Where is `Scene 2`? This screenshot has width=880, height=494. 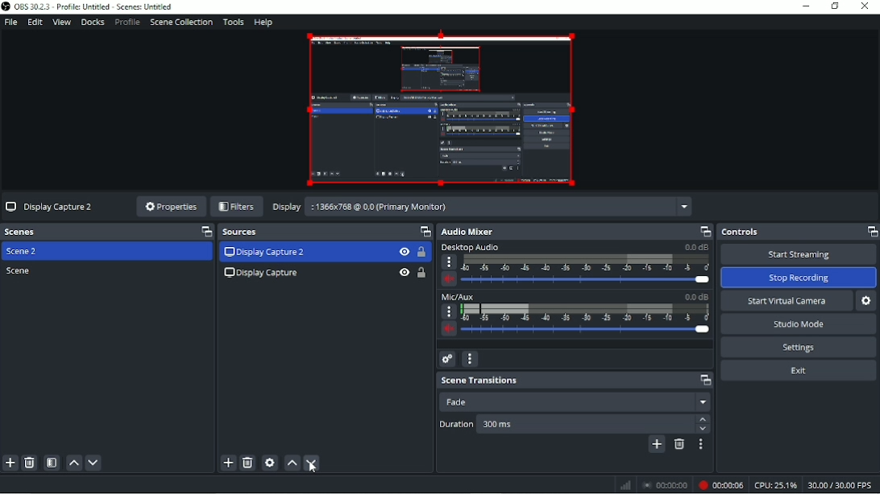
Scene 2 is located at coordinates (25, 252).